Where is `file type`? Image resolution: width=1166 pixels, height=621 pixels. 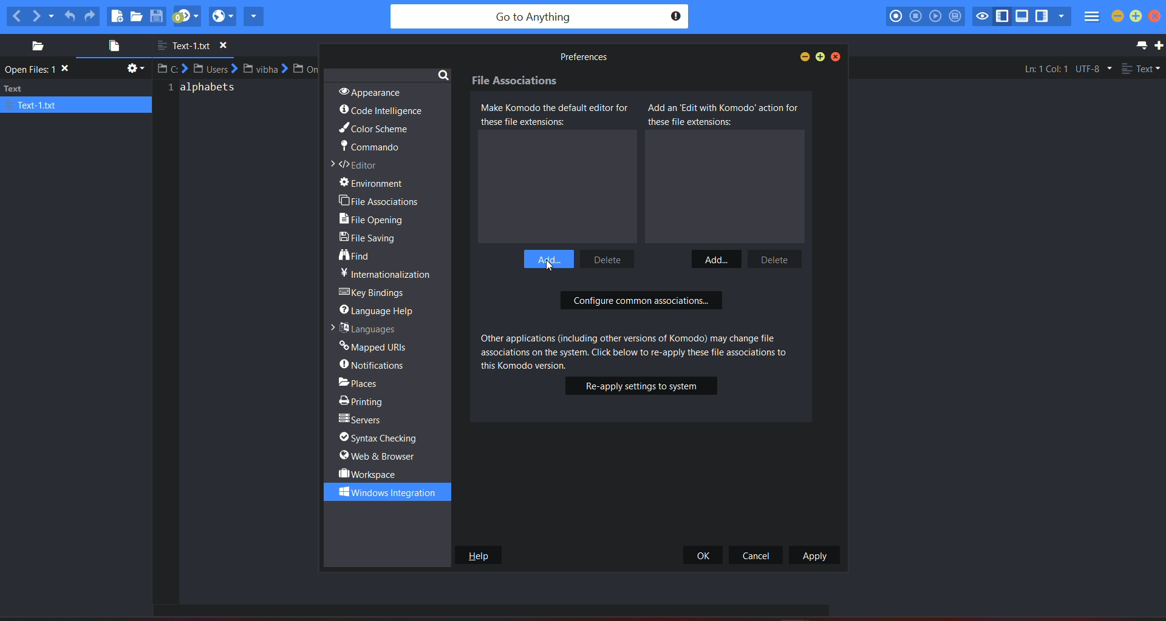
file type is located at coordinates (1142, 70).